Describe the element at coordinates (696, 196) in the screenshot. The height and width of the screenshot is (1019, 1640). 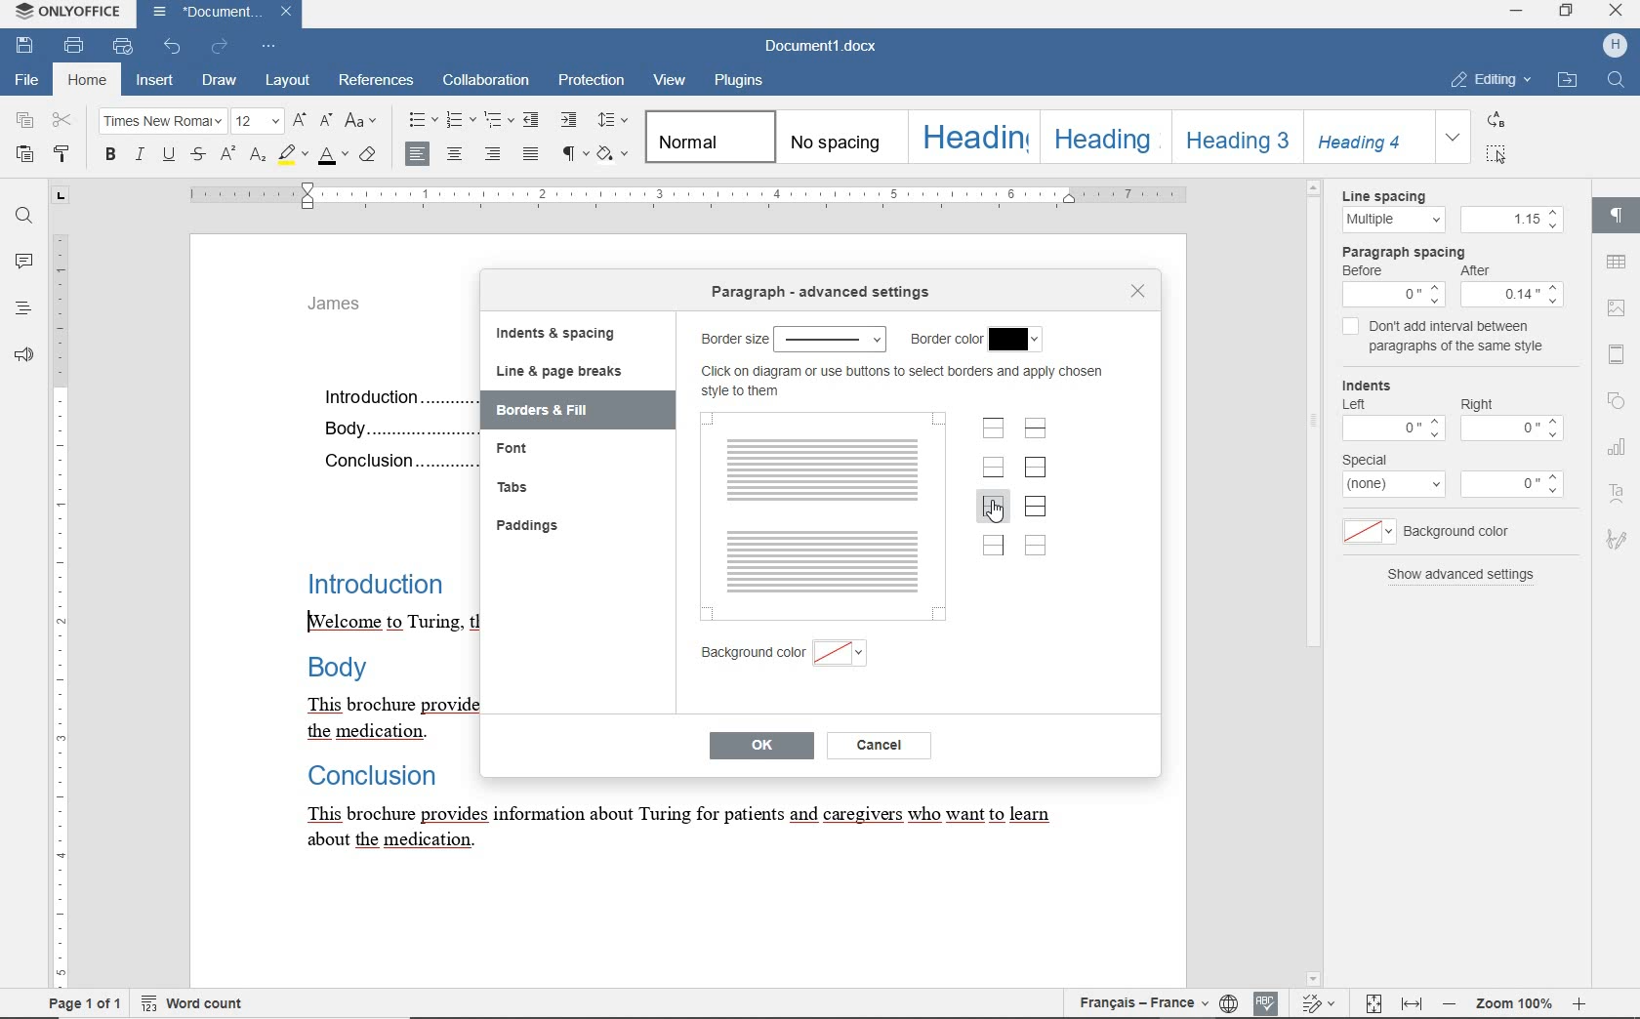
I see `ruler` at that location.